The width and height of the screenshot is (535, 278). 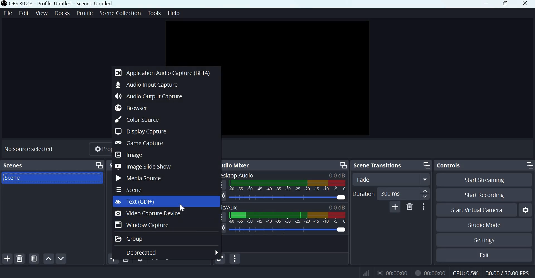 What do you see at coordinates (130, 239) in the screenshot?
I see `Group` at bounding box center [130, 239].